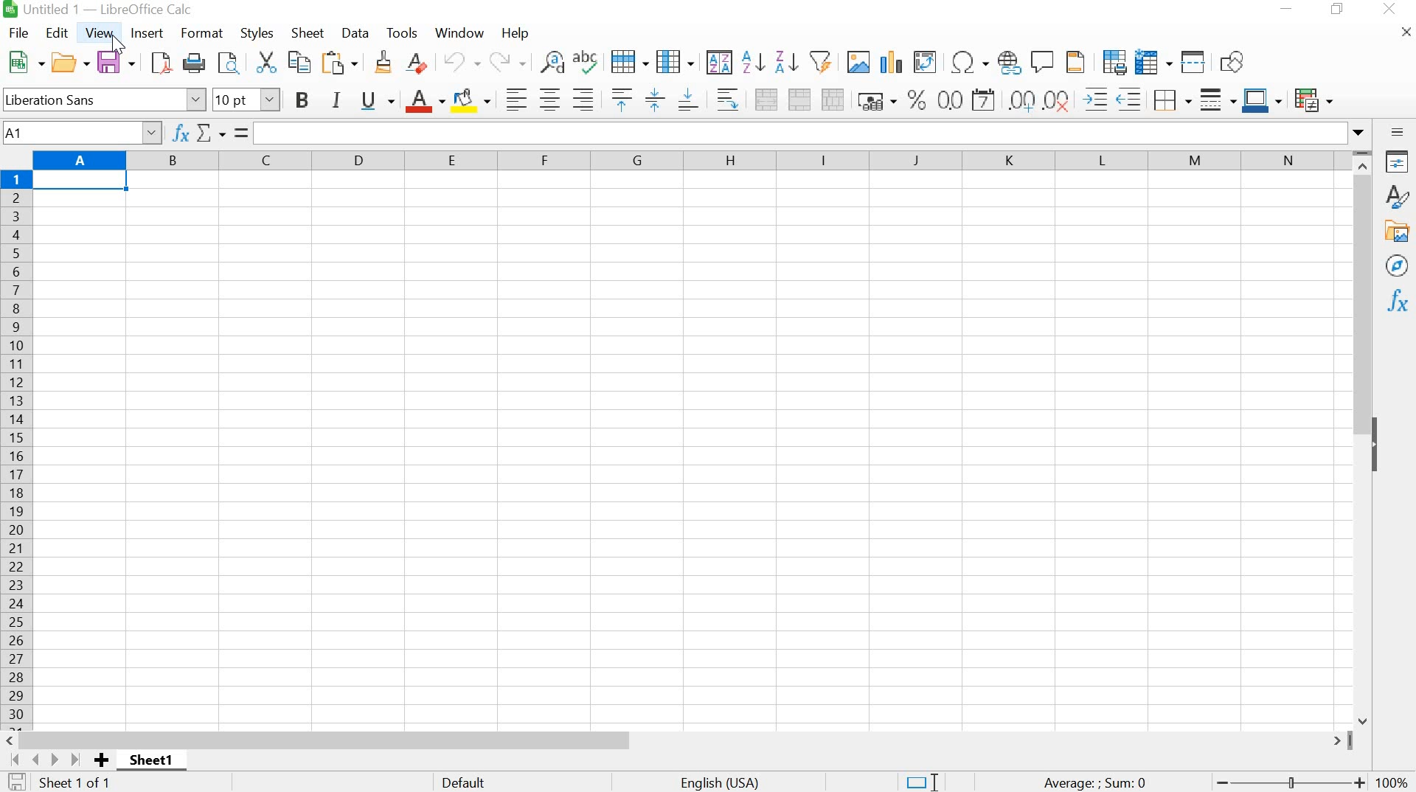 This screenshot has height=792, width=1416. I want to click on ALIGN LEFT, so click(513, 98).